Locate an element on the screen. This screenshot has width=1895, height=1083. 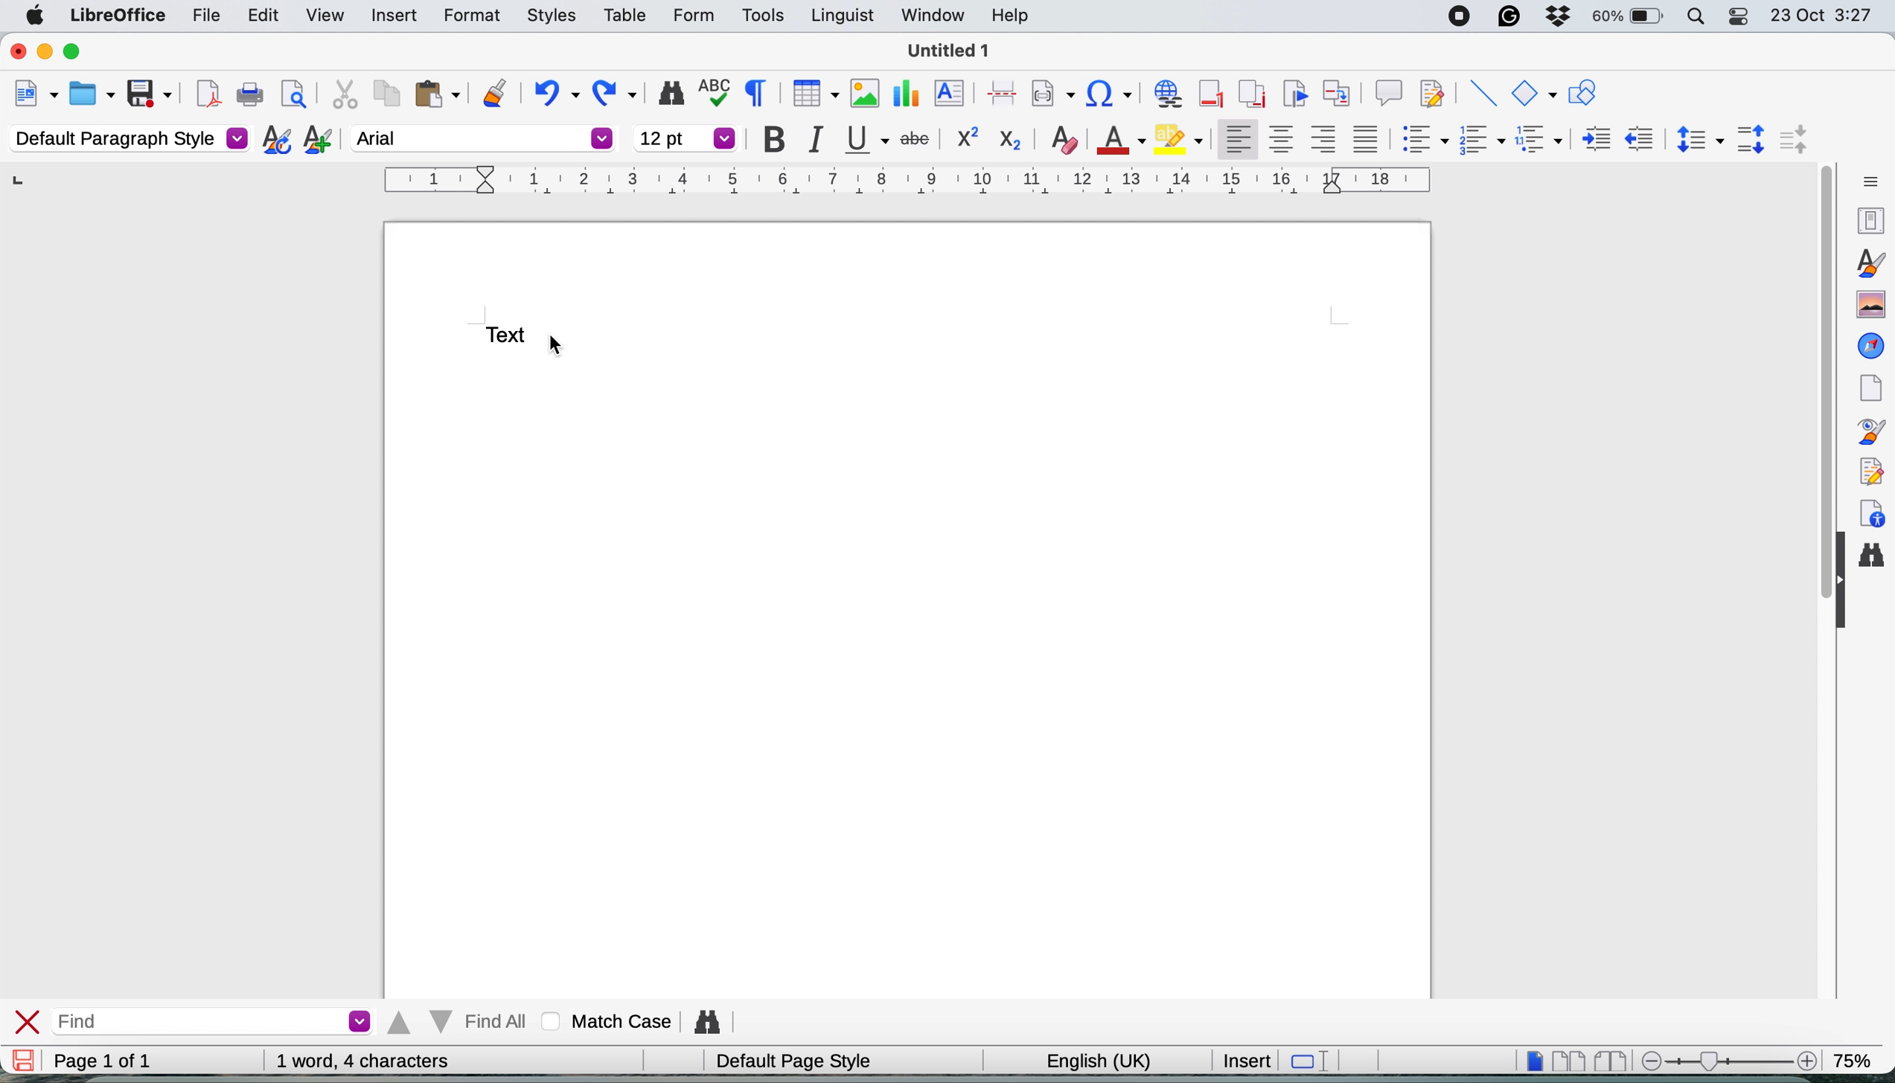
english uk is located at coordinates (1089, 1059).